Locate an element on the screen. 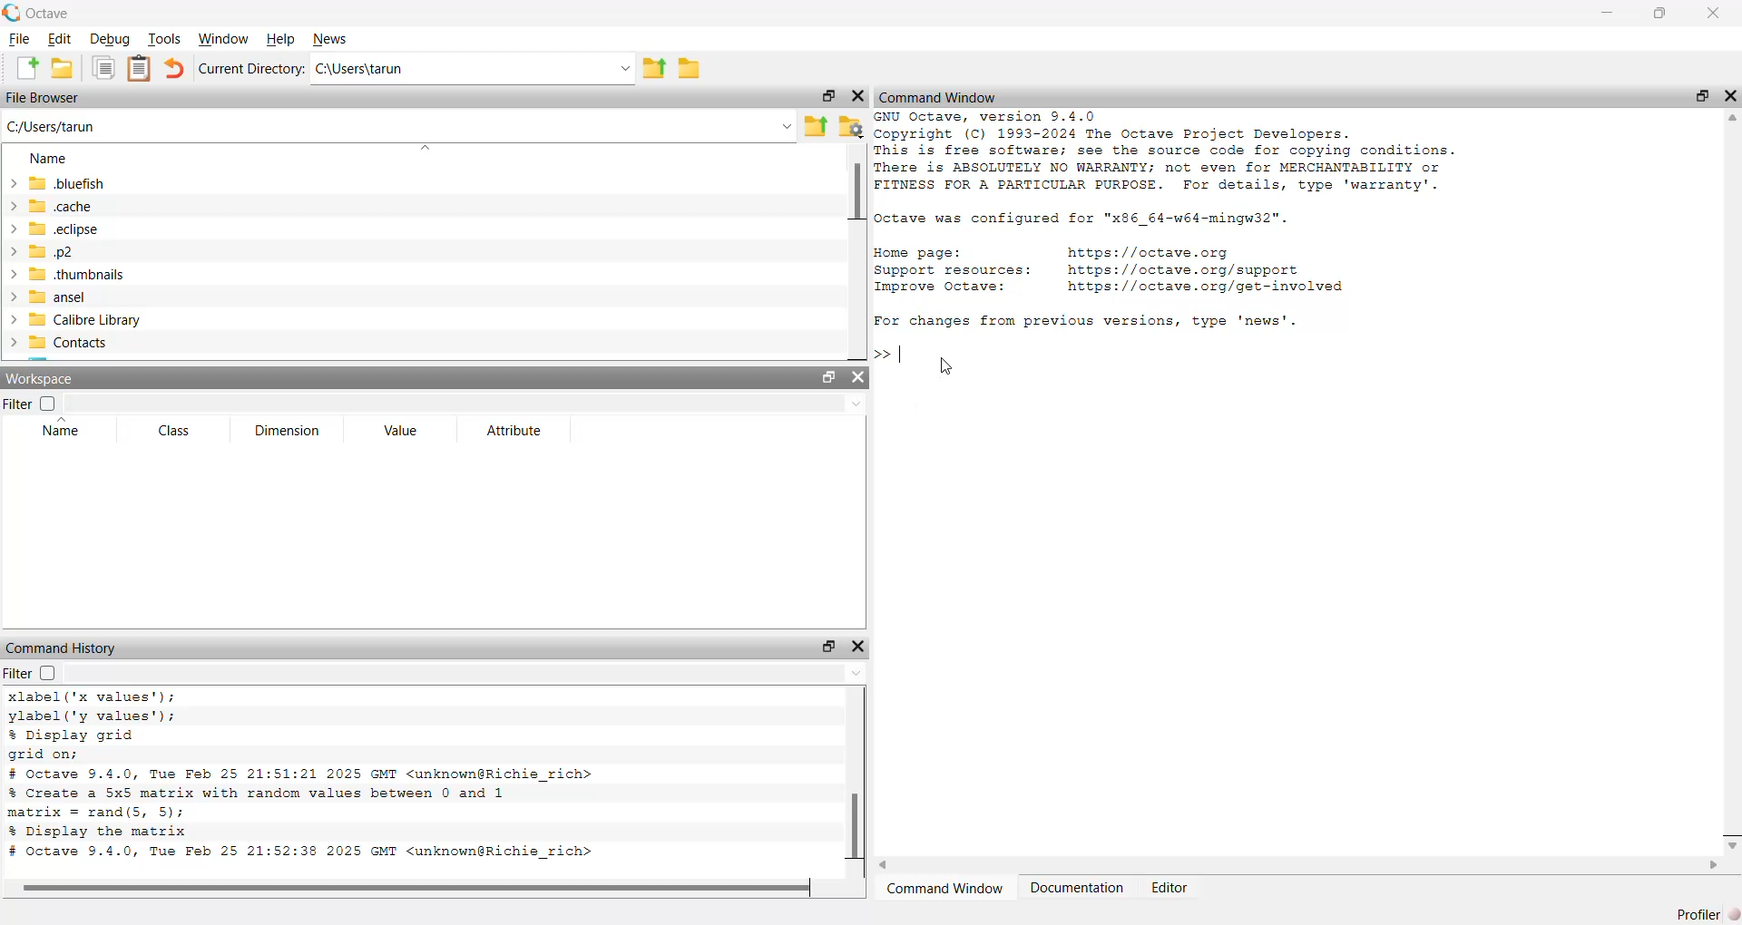  Help is located at coordinates (280, 37).